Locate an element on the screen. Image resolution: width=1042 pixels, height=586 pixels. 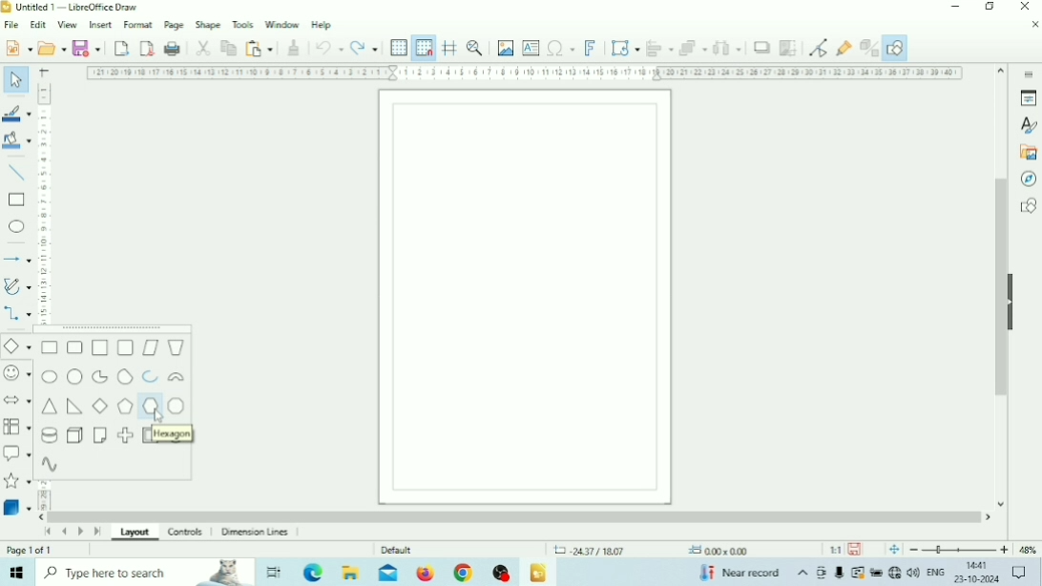
LibreOffice Draw is located at coordinates (538, 574).